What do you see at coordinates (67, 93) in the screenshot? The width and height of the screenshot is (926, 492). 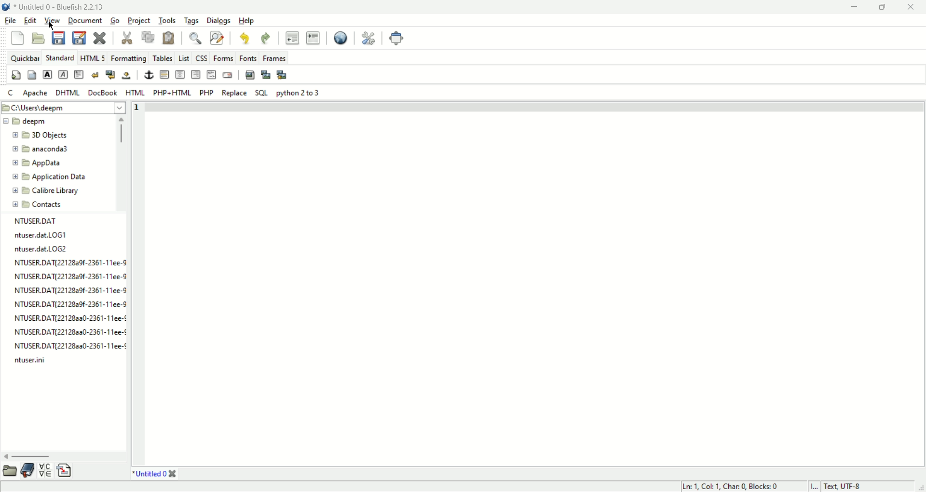 I see `DHTML` at bounding box center [67, 93].